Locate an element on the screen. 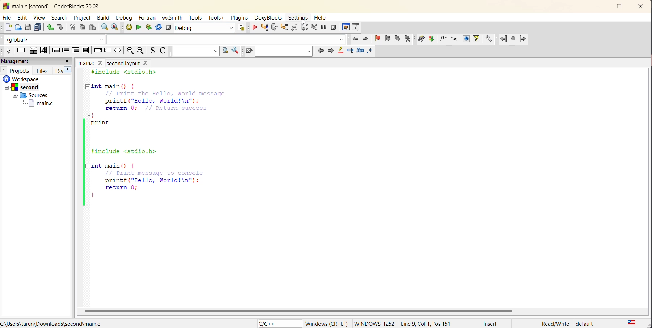 This screenshot has width=652, height=328. jump forward is located at coordinates (366, 39).